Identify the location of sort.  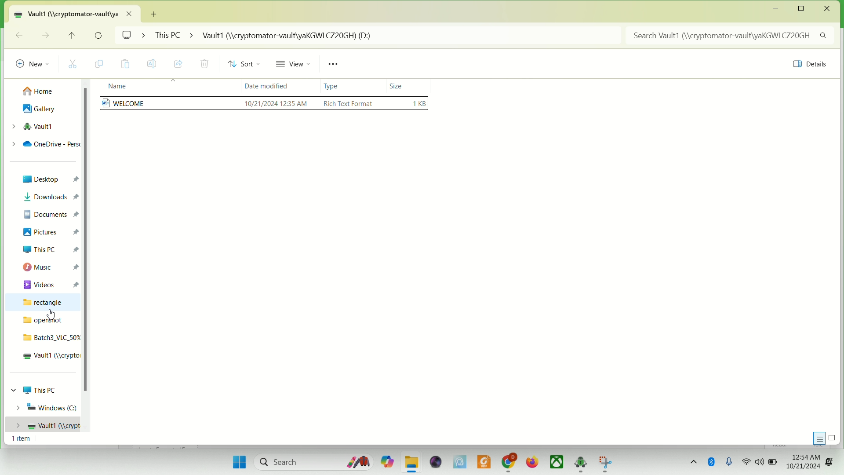
(247, 65).